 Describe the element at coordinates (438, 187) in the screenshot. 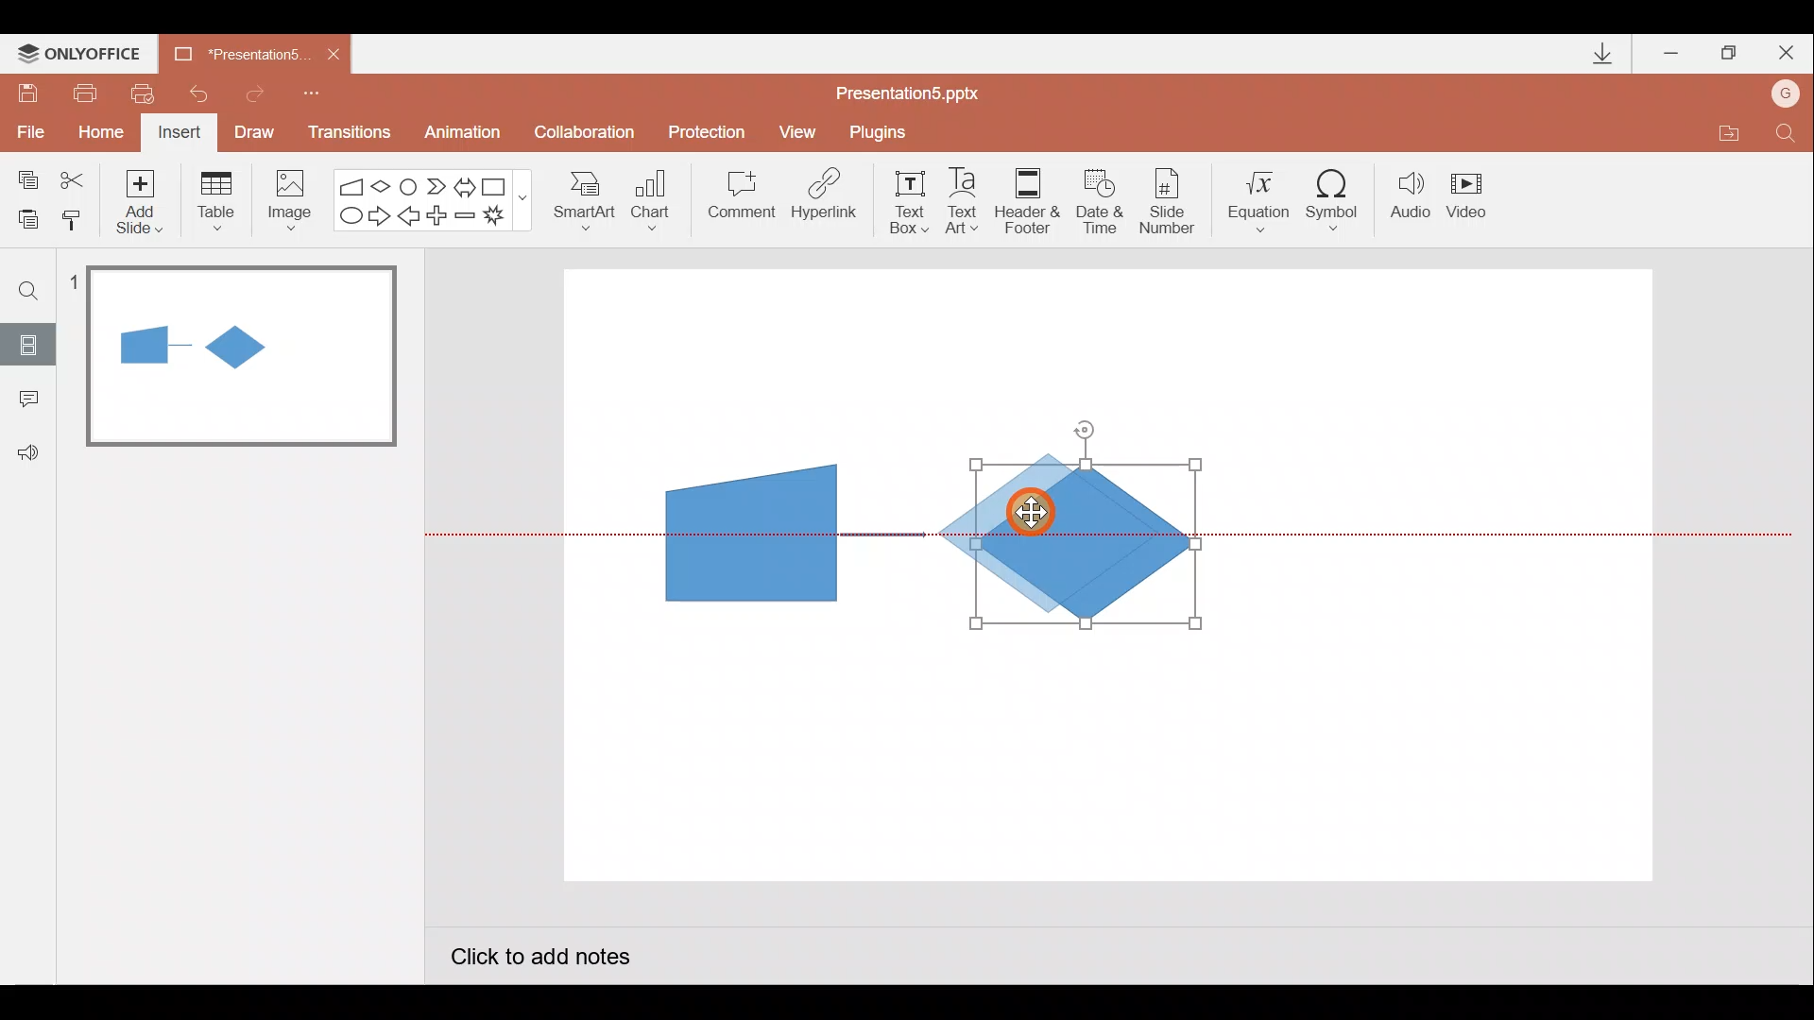

I see `Chevron` at that location.